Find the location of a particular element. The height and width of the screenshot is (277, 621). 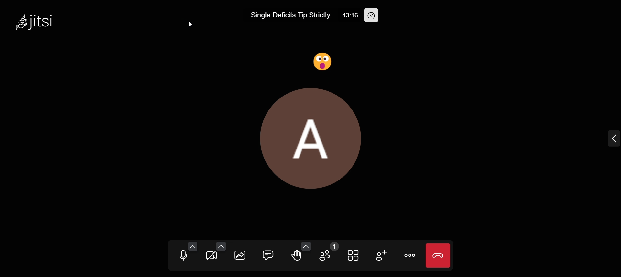

43:16 is located at coordinates (350, 15).